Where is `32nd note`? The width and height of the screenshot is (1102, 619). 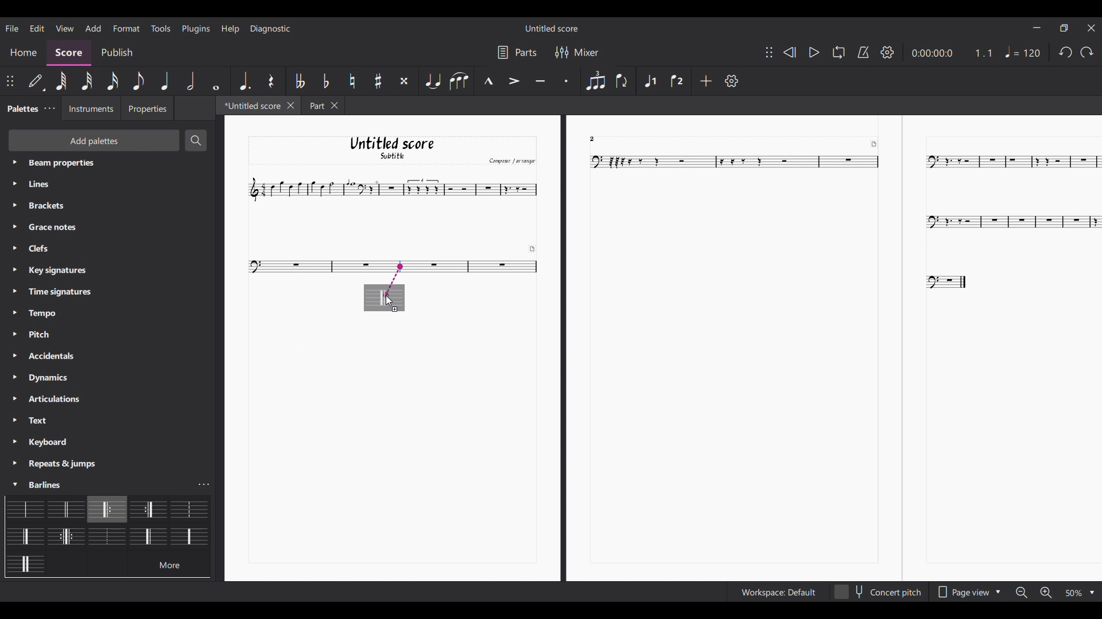 32nd note is located at coordinates (87, 81).